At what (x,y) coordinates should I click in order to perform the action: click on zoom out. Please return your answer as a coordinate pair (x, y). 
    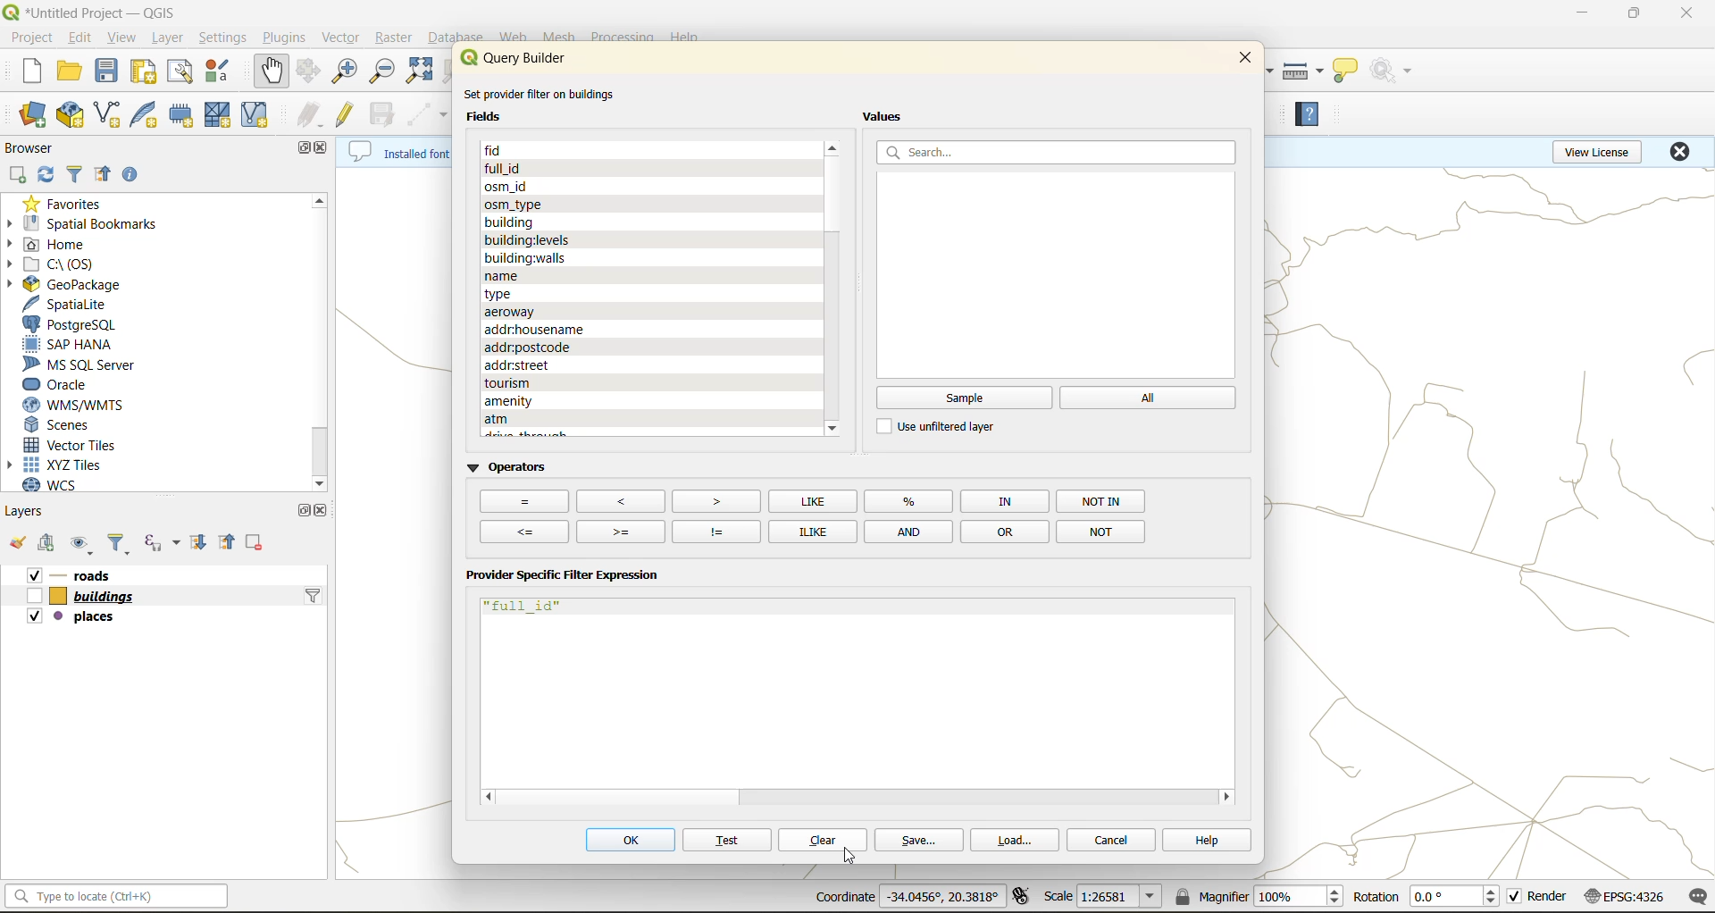
    Looking at the image, I should click on (385, 76).